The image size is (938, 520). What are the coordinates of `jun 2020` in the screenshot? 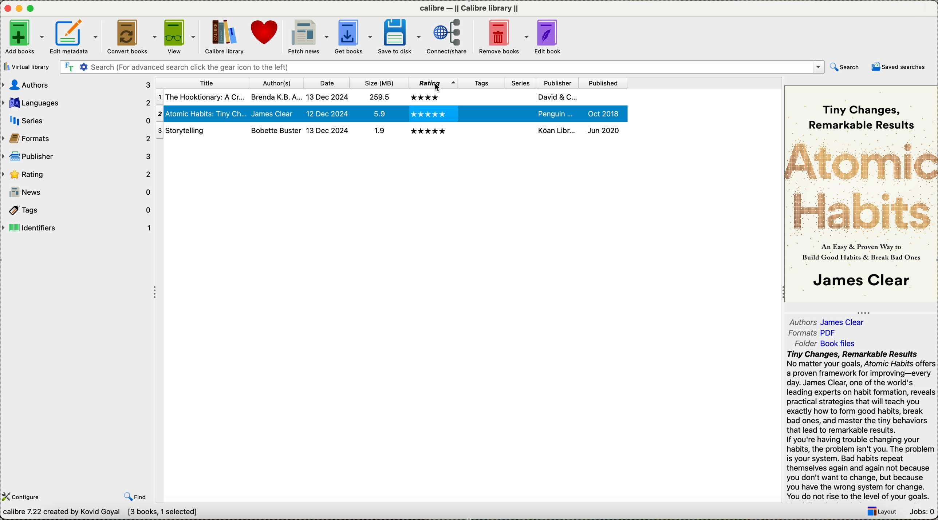 It's located at (603, 130).